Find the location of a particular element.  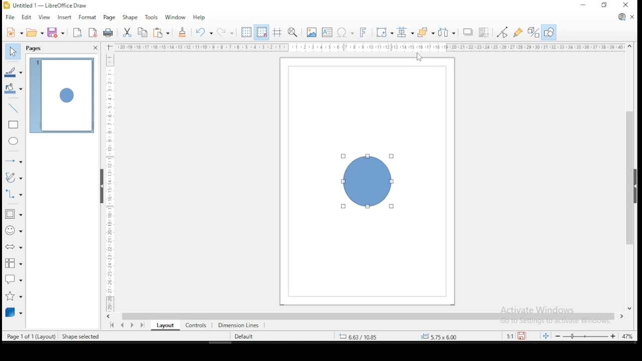

ellipse is located at coordinates (14, 141).